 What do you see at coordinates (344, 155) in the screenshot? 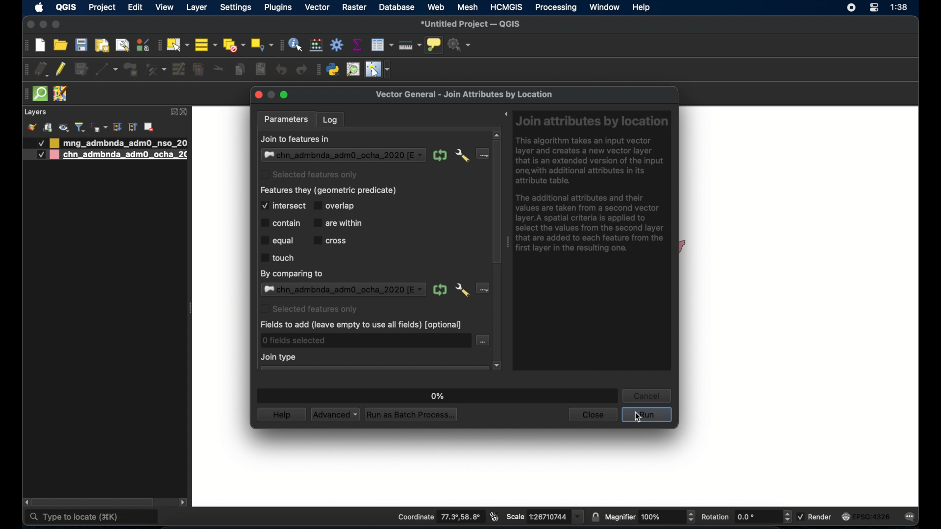
I see `input layer dropdown menu` at bounding box center [344, 155].